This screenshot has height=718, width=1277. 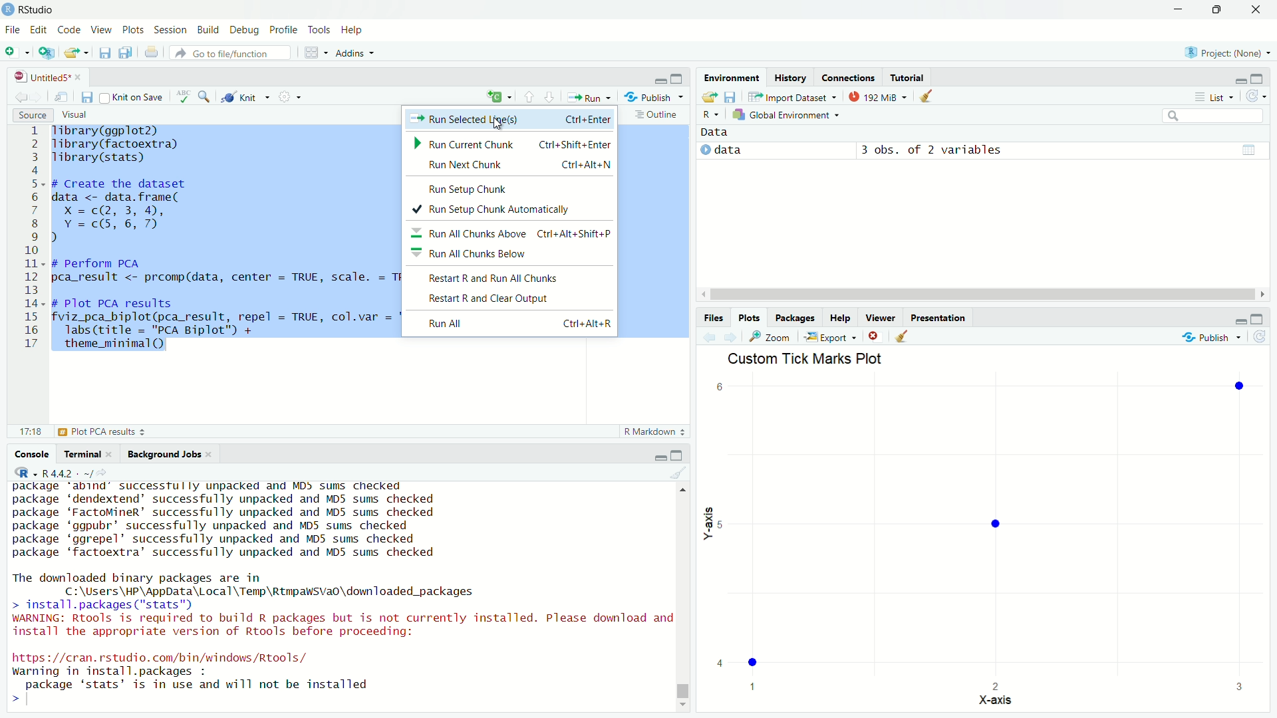 I want to click on View, so click(x=102, y=31).